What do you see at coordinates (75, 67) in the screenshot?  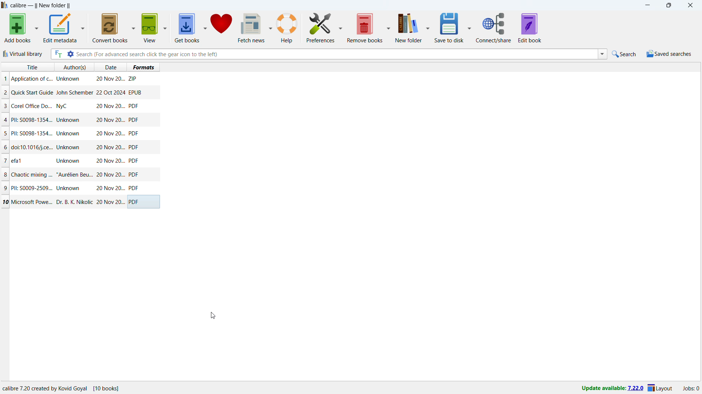 I see `Author(s)` at bounding box center [75, 67].